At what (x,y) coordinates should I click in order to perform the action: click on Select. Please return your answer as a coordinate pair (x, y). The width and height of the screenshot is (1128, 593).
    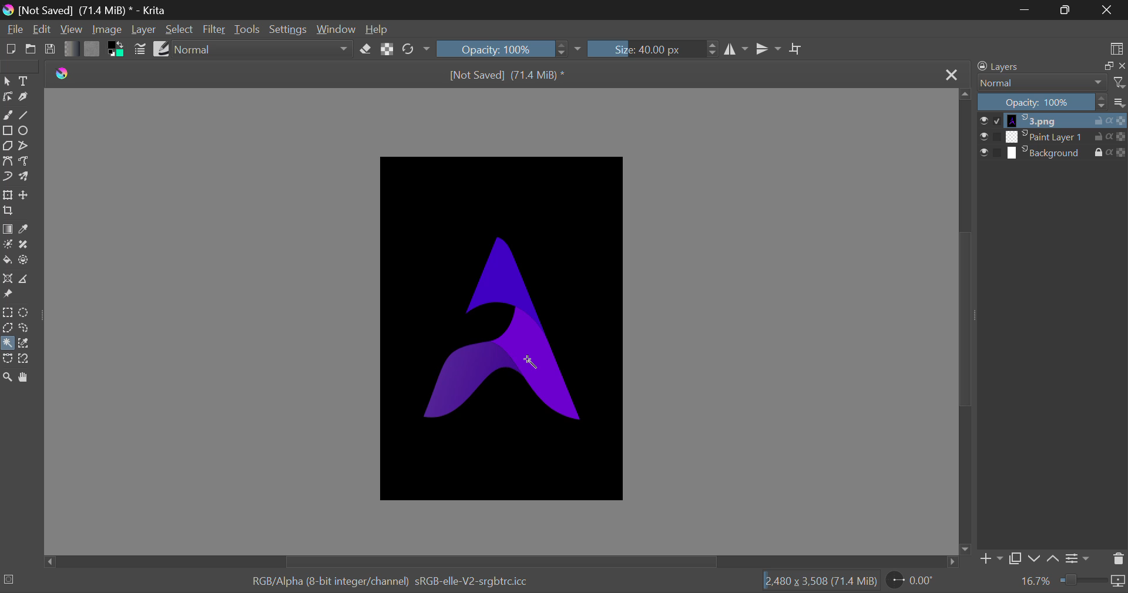
    Looking at the image, I should click on (7, 82).